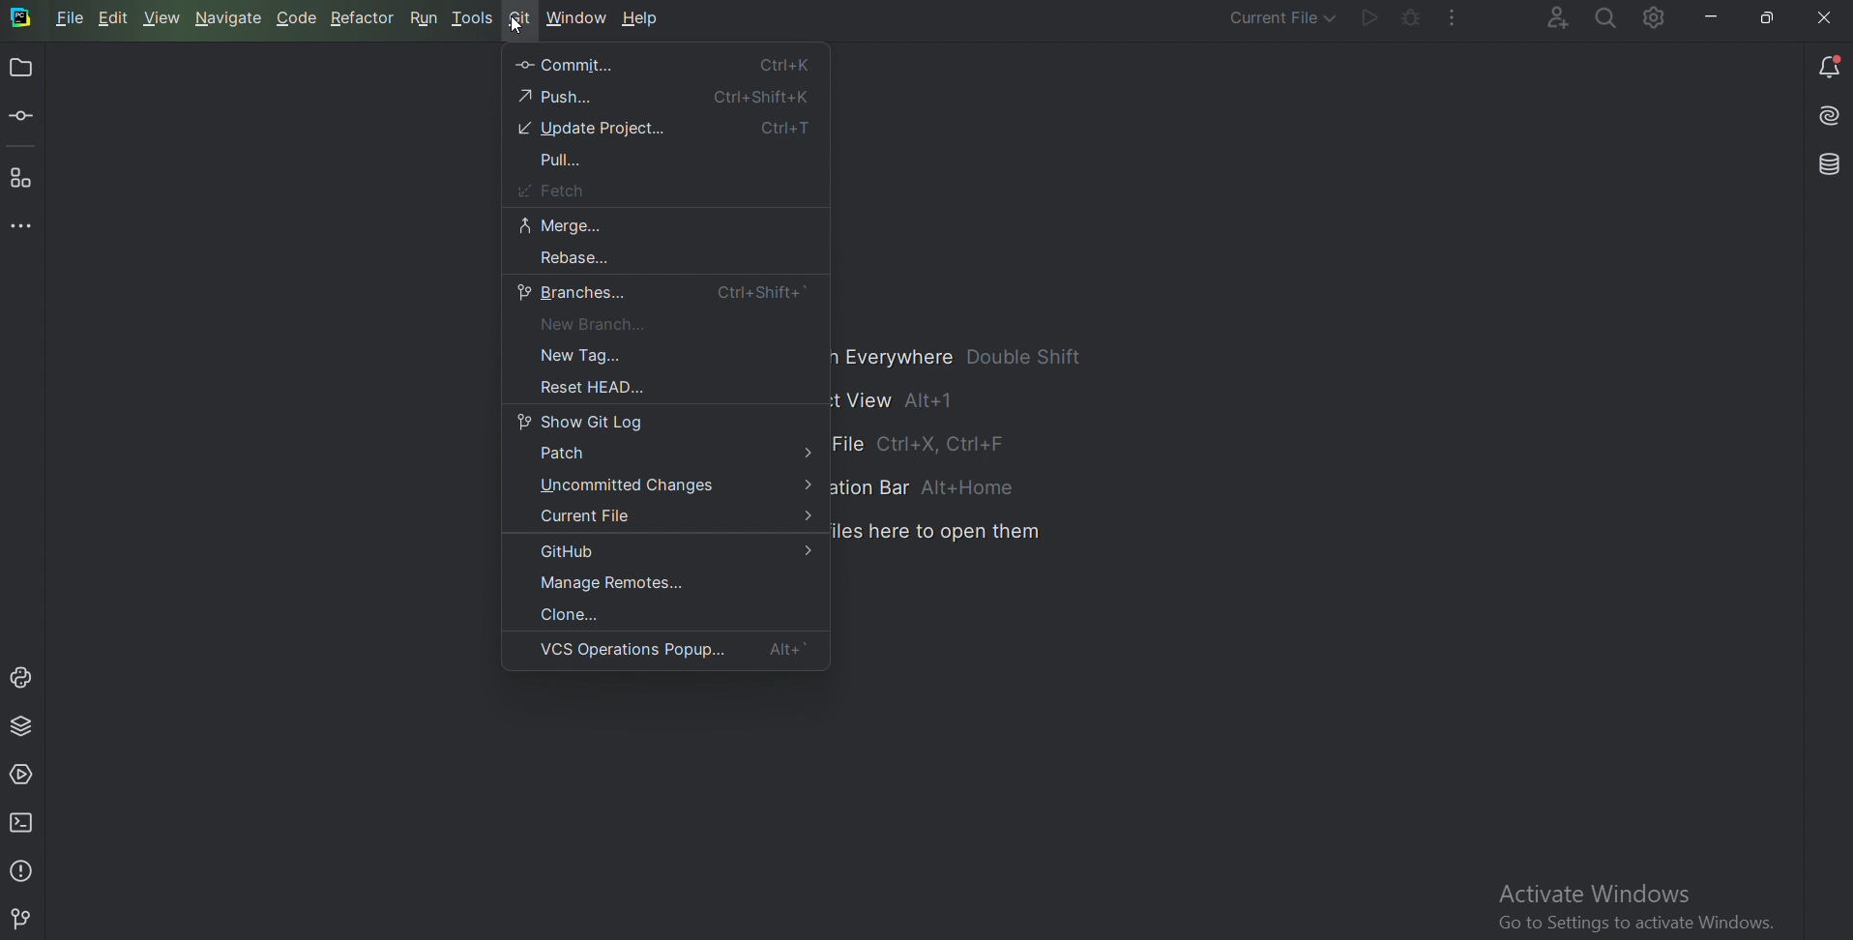 The height and width of the screenshot is (940, 1853). Describe the element at coordinates (667, 96) in the screenshot. I see `Push ` at that location.